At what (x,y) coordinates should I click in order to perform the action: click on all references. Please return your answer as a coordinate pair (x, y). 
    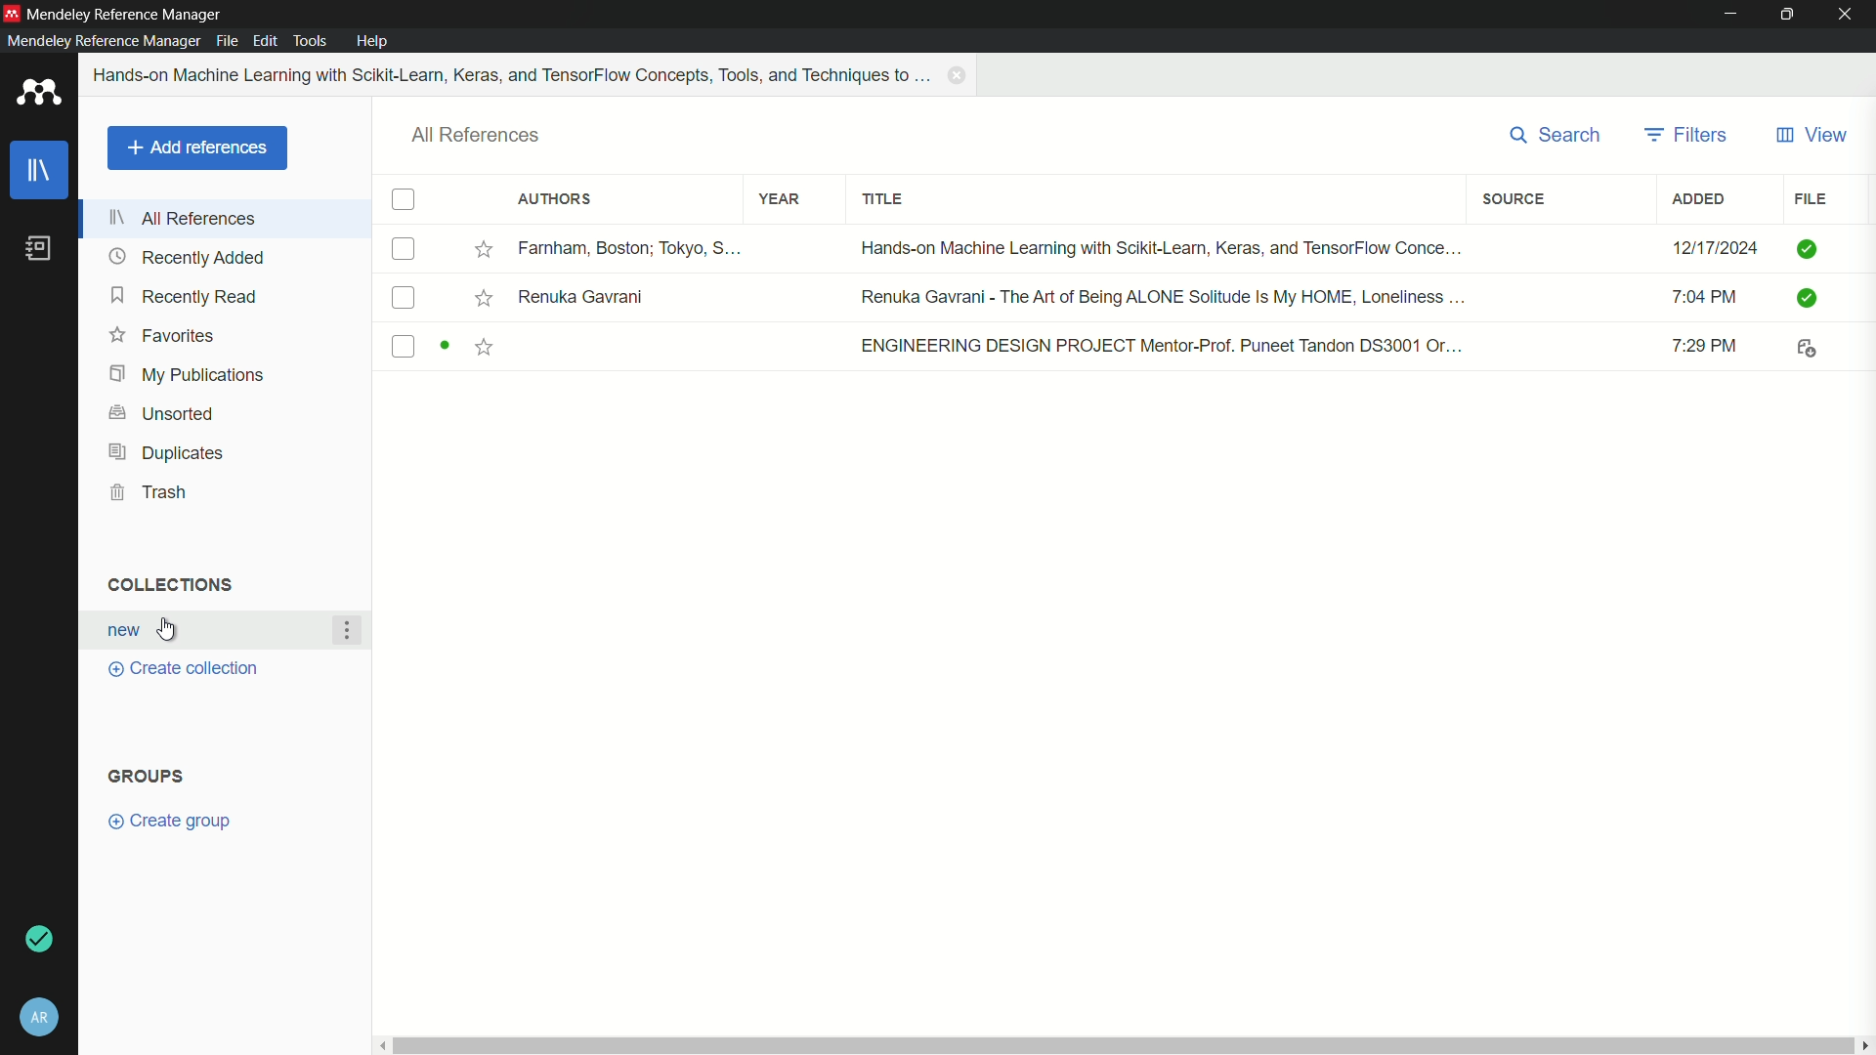
    Looking at the image, I should click on (477, 136).